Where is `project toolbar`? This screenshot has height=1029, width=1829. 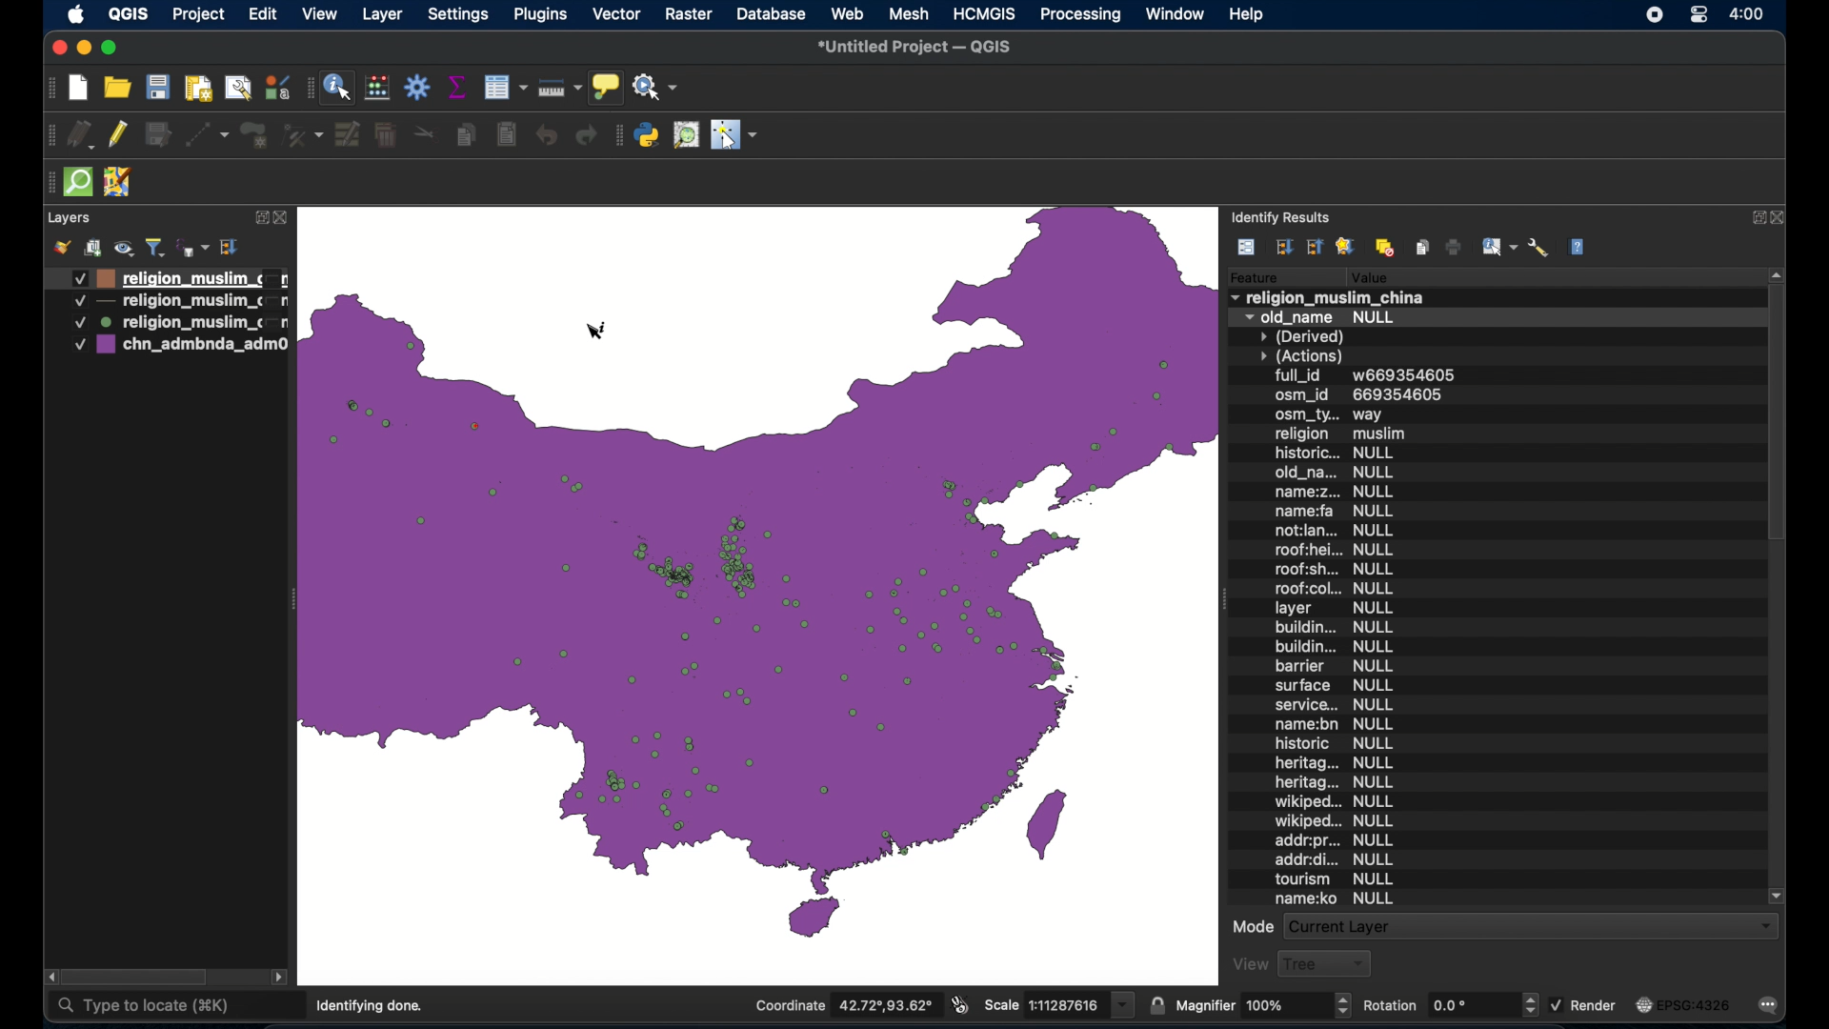 project toolbar is located at coordinates (48, 89).